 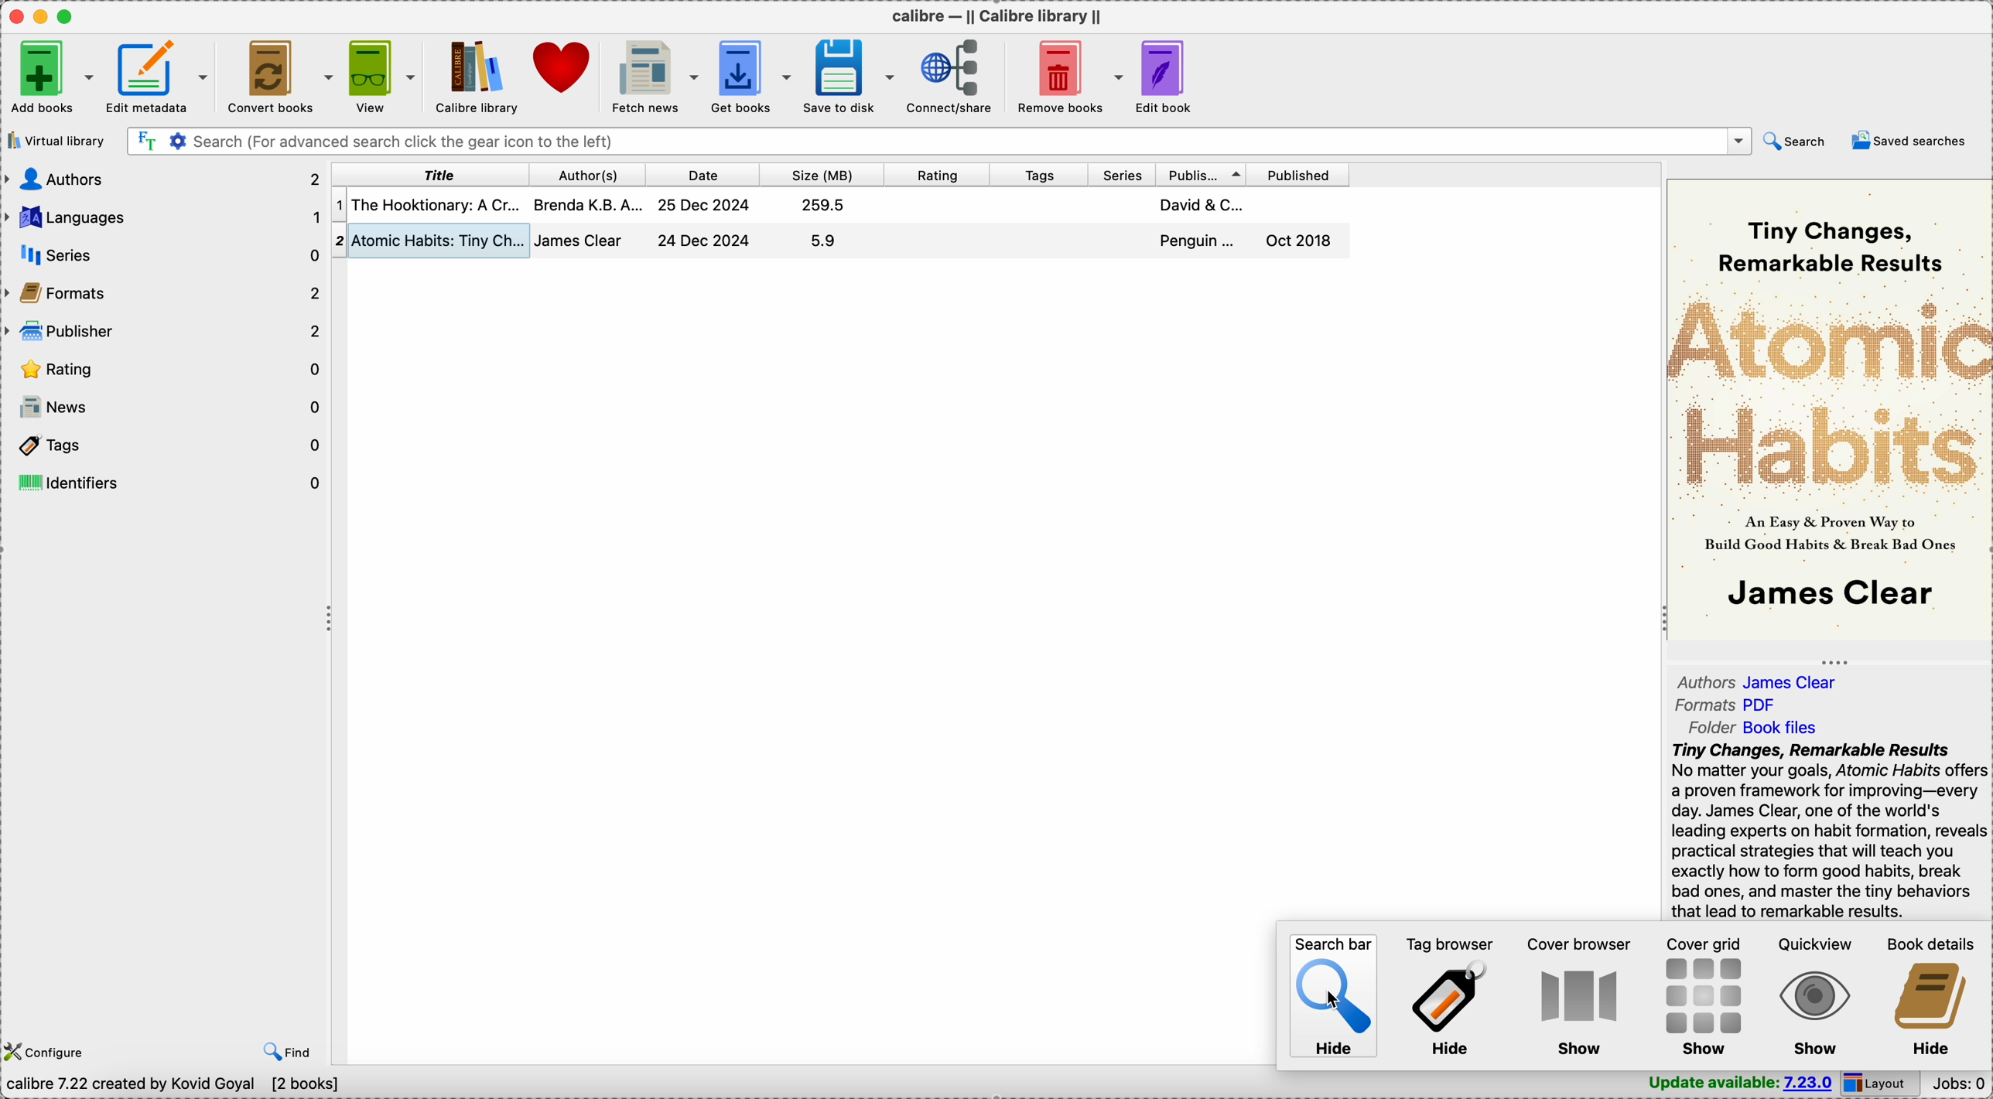 What do you see at coordinates (999, 16) in the screenshot?
I see `Calibre - || calibre library ||` at bounding box center [999, 16].